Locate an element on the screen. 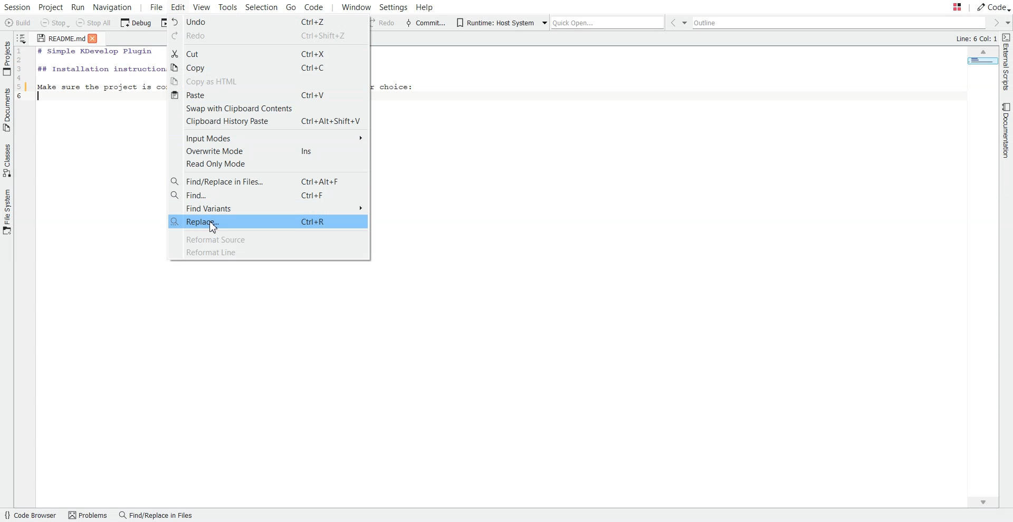 This screenshot has height=522, width=1013. Page Overview is located at coordinates (981, 63).